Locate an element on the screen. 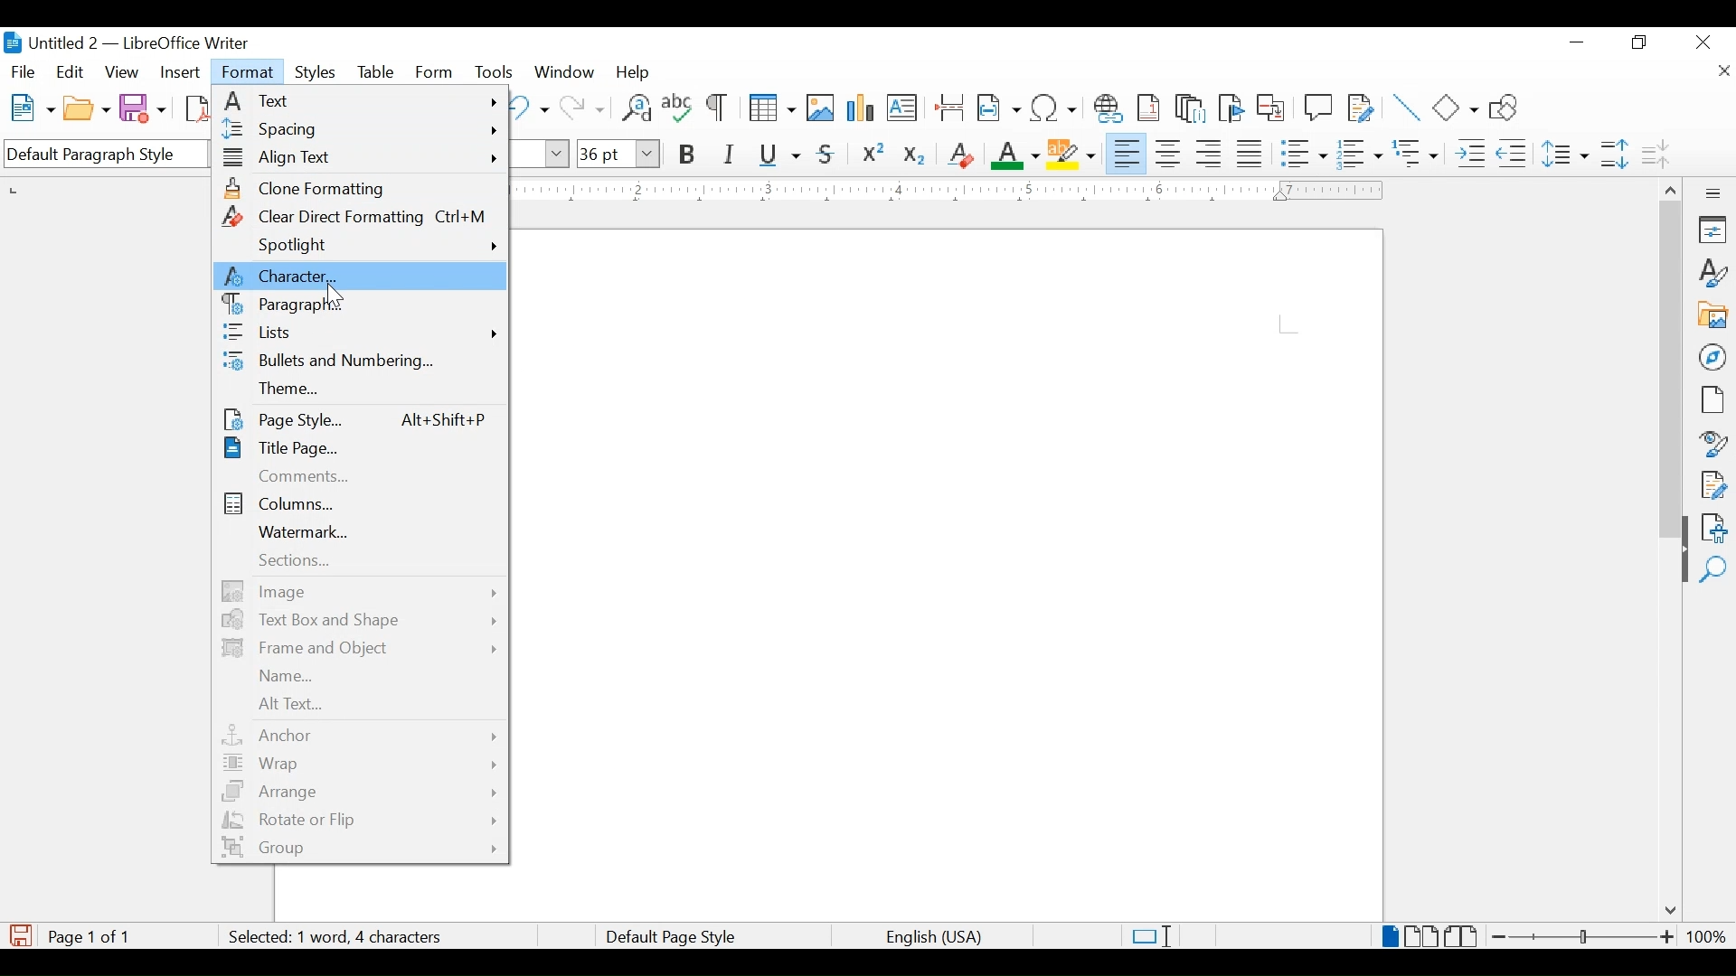  columns is located at coordinates (281, 503).